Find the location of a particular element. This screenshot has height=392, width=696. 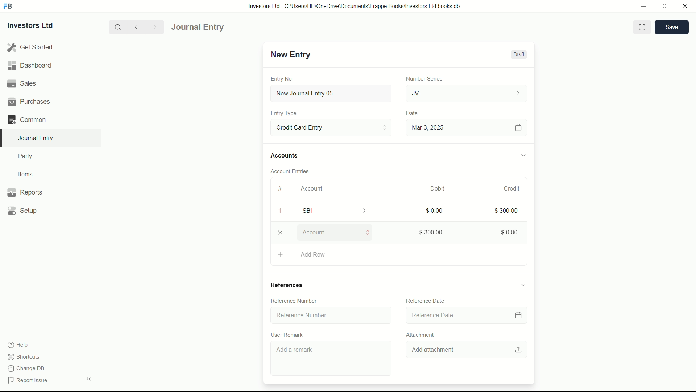

previous is located at coordinates (136, 27).